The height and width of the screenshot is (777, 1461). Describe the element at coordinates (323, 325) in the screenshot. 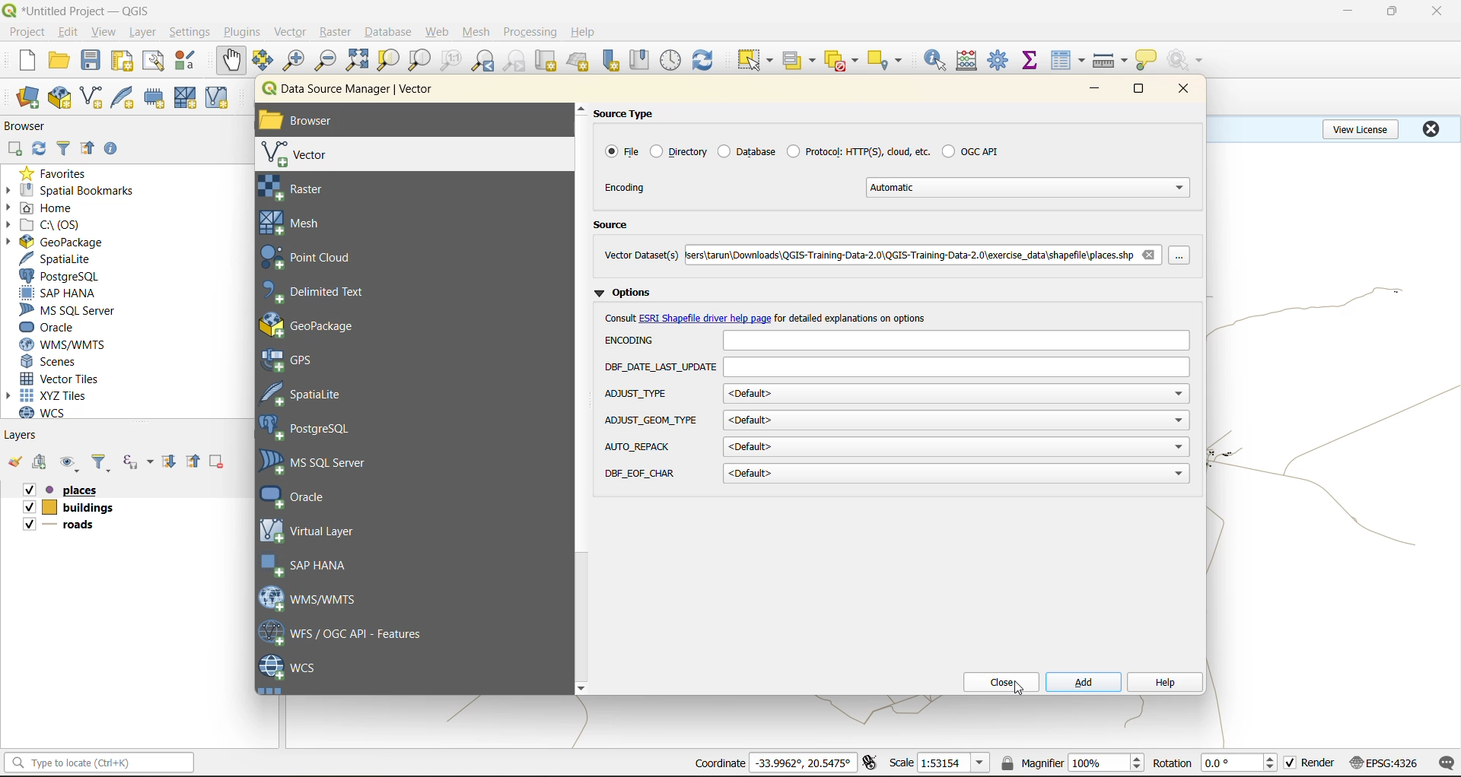

I see `geo package` at that location.